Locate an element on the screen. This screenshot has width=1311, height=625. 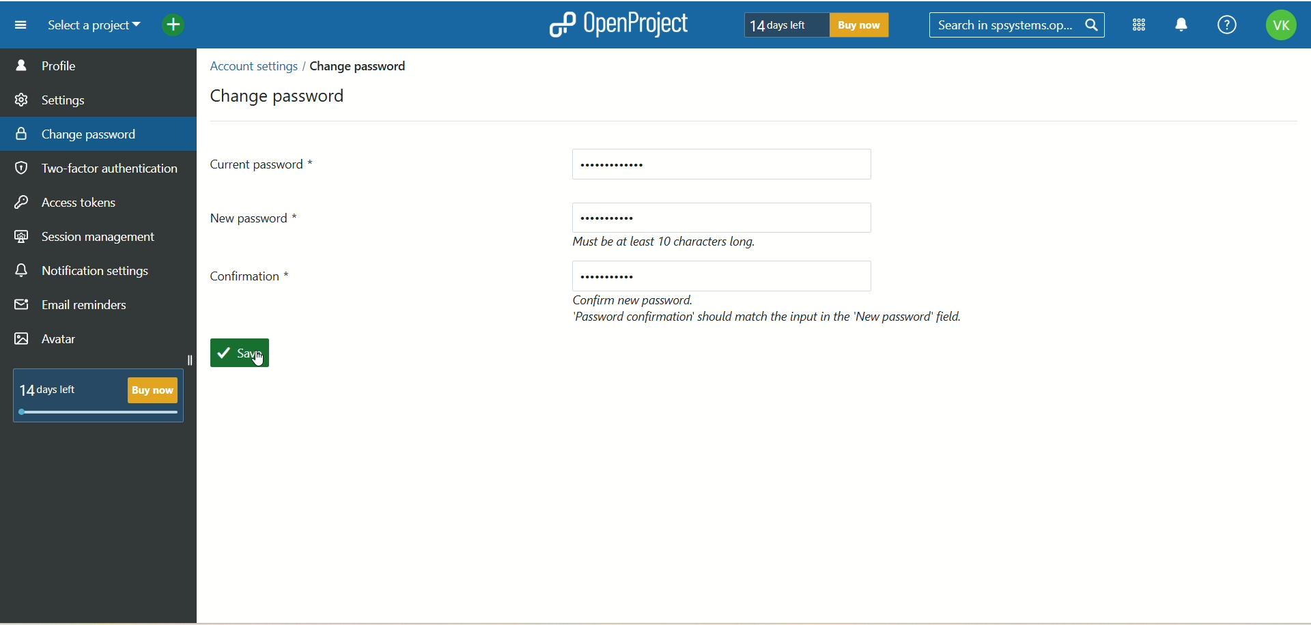
confirmation is located at coordinates (255, 280).